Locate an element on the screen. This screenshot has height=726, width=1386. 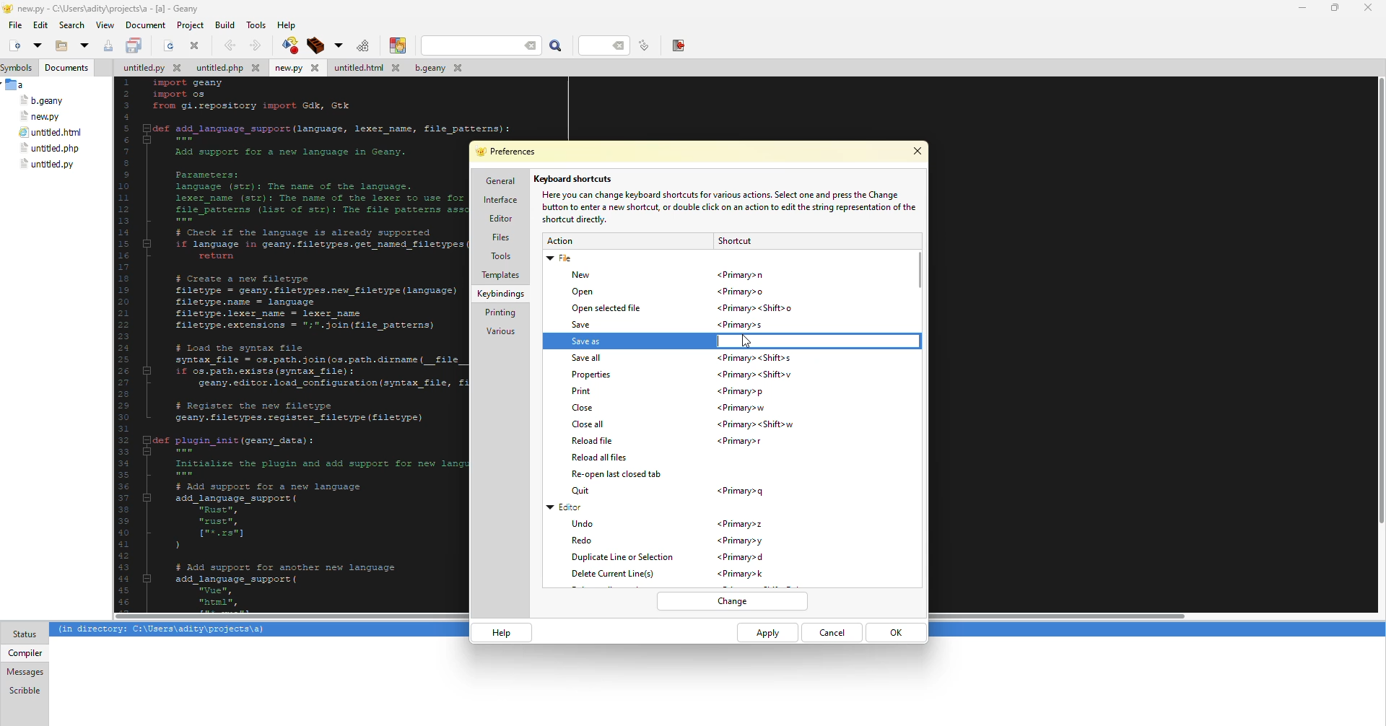
duplicate is located at coordinates (621, 558).